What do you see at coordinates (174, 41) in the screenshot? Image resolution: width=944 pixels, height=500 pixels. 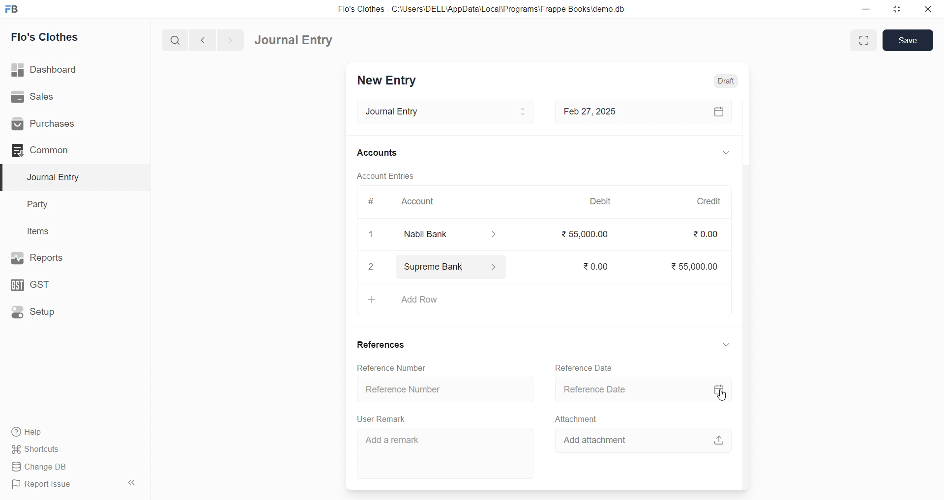 I see `search` at bounding box center [174, 41].